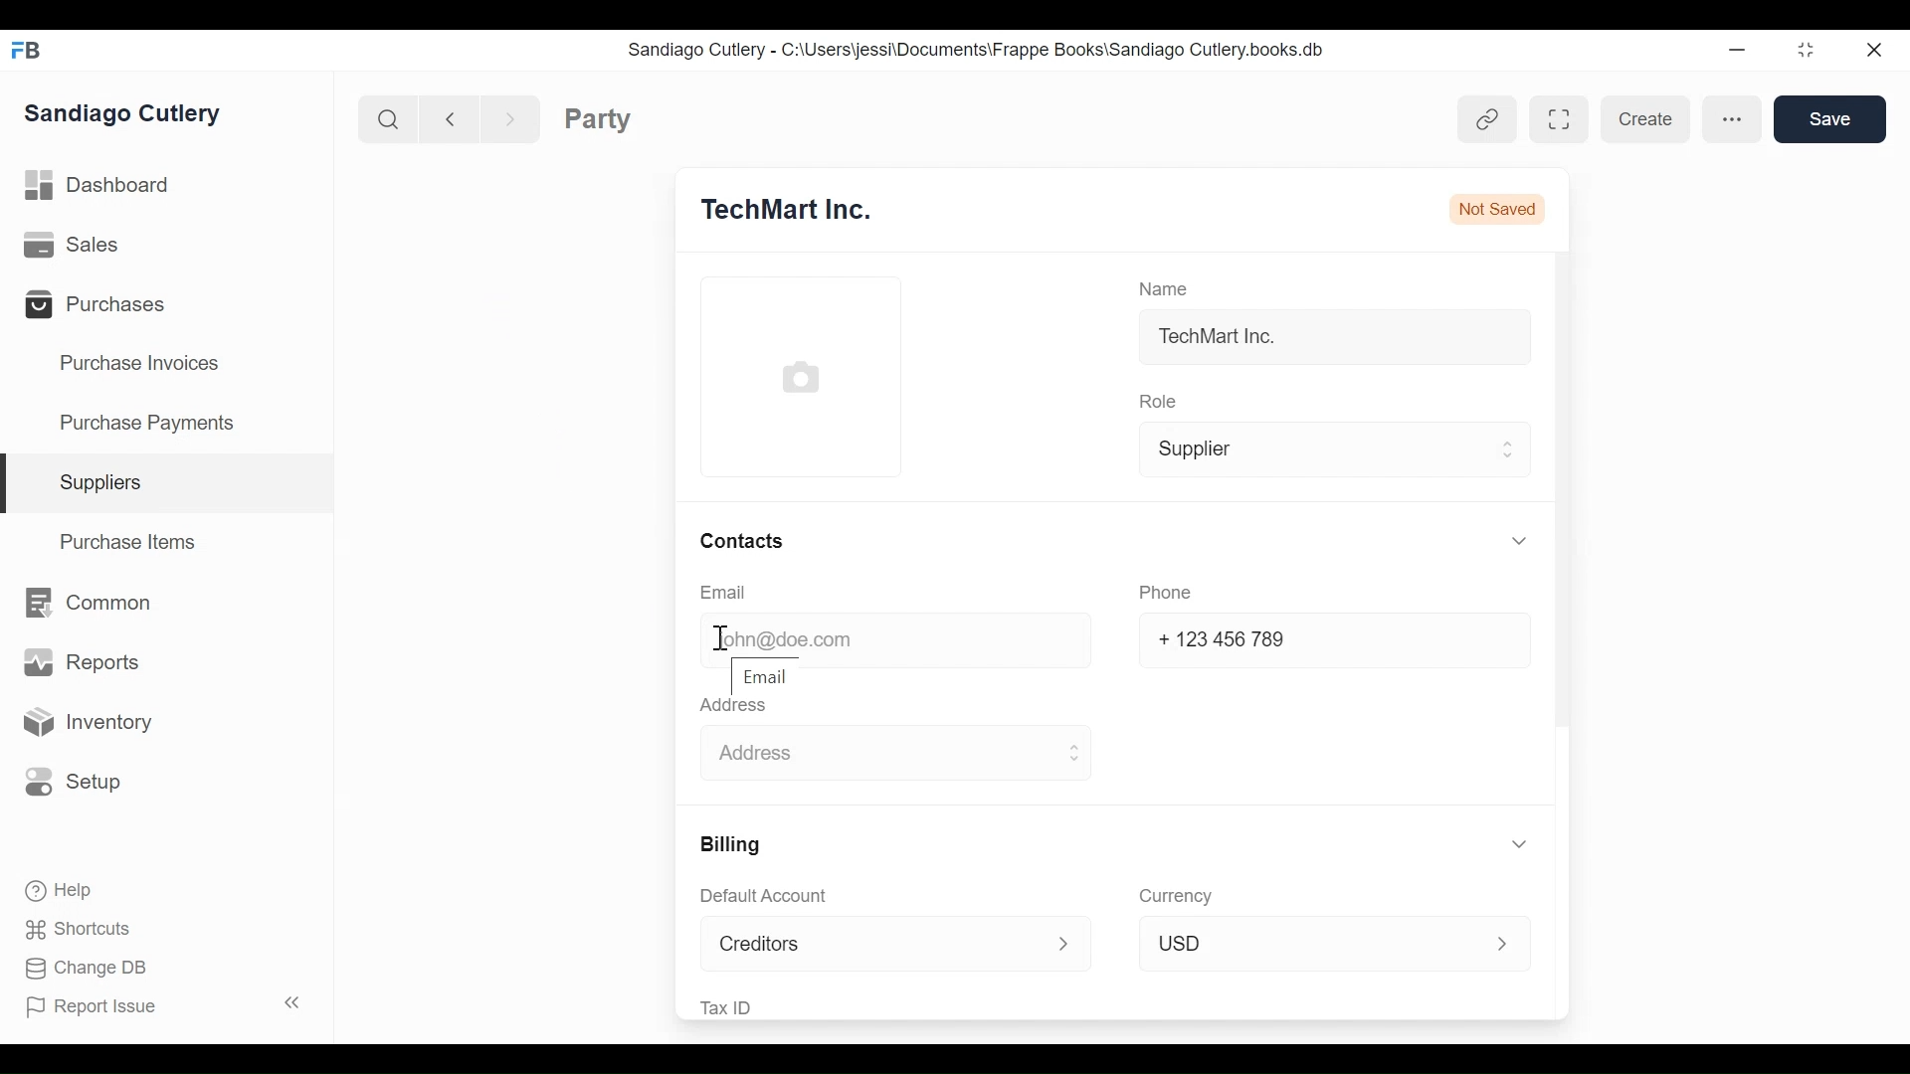  Describe the element at coordinates (1488, 119) in the screenshot. I see `link` at that location.